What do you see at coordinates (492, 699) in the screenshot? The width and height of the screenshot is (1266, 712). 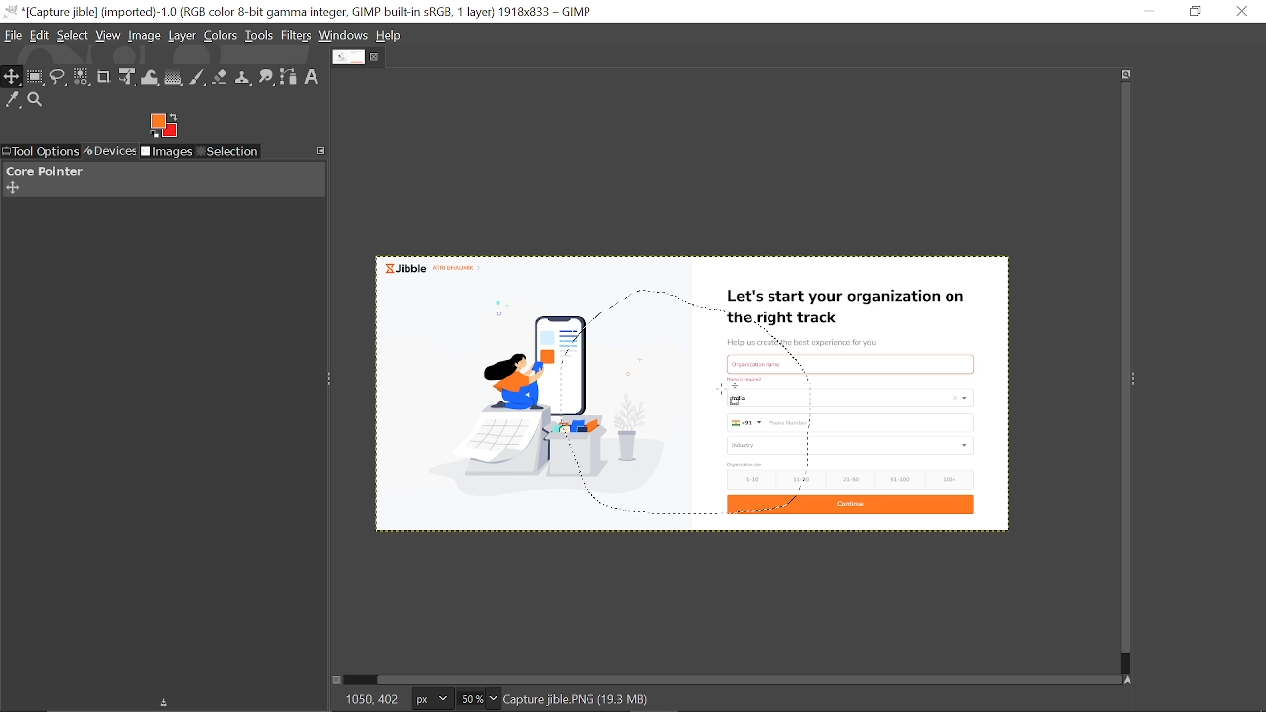 I see `Zoom options` at bounding box center [492, 699].